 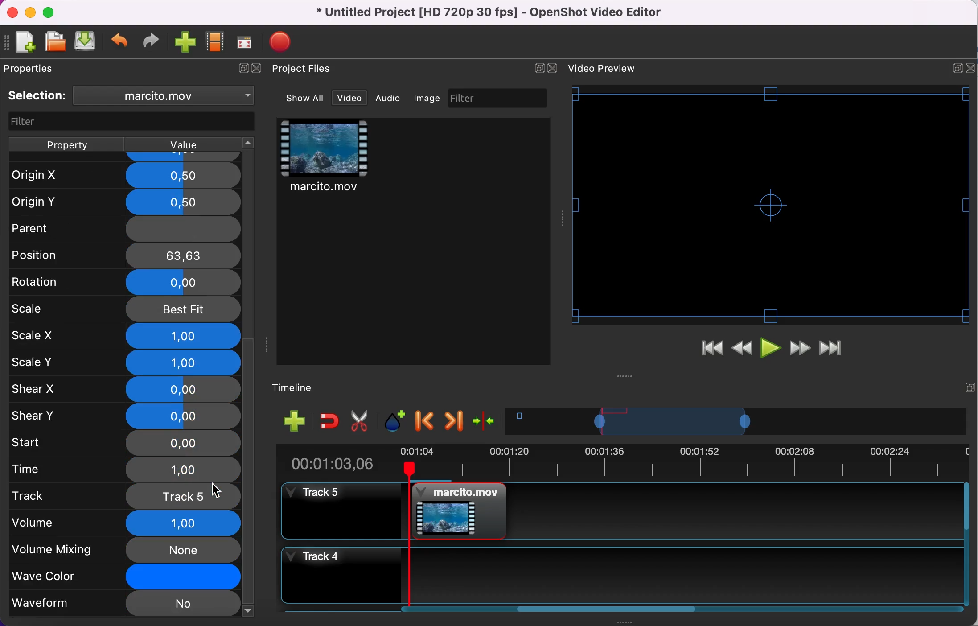 I want to click on filter, so click(x=499, y=98).